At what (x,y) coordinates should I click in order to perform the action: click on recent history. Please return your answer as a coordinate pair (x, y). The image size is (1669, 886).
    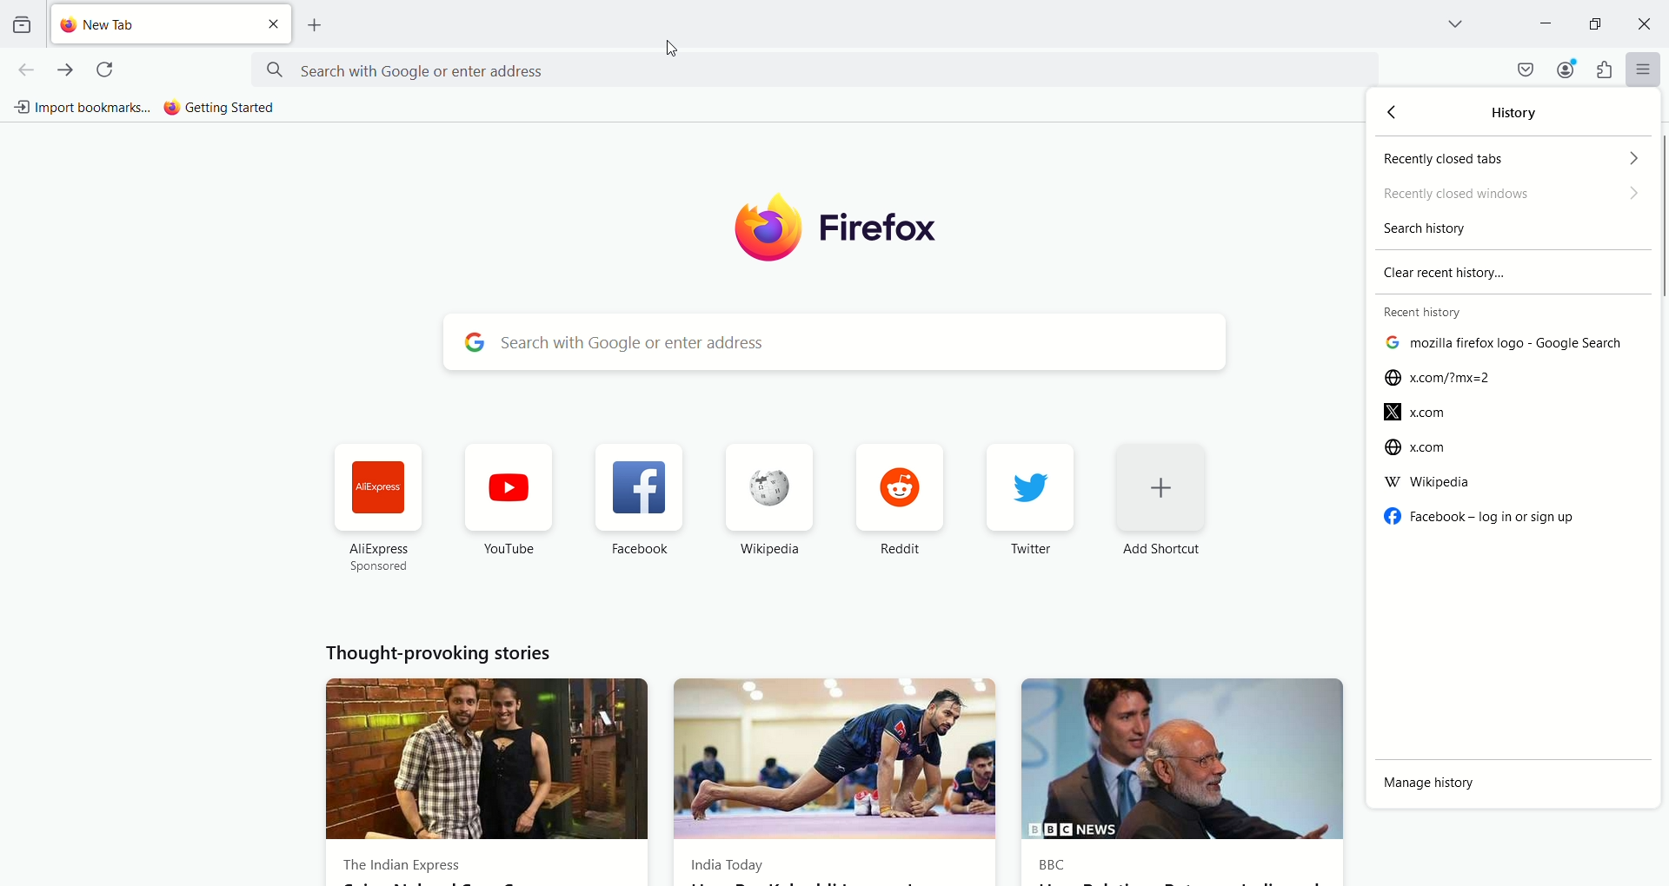
    Looking at the image, I should click on (1514, 309).